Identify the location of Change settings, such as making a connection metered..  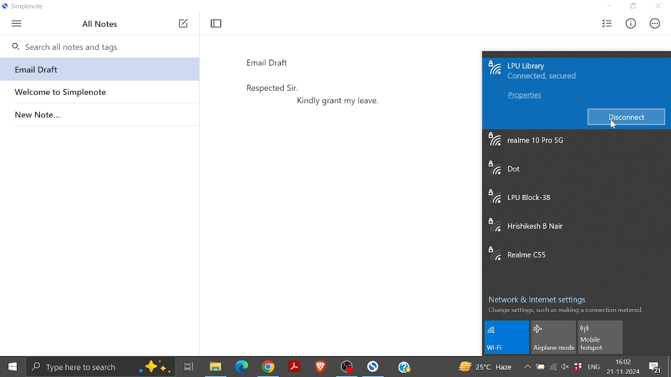
(565, 310).